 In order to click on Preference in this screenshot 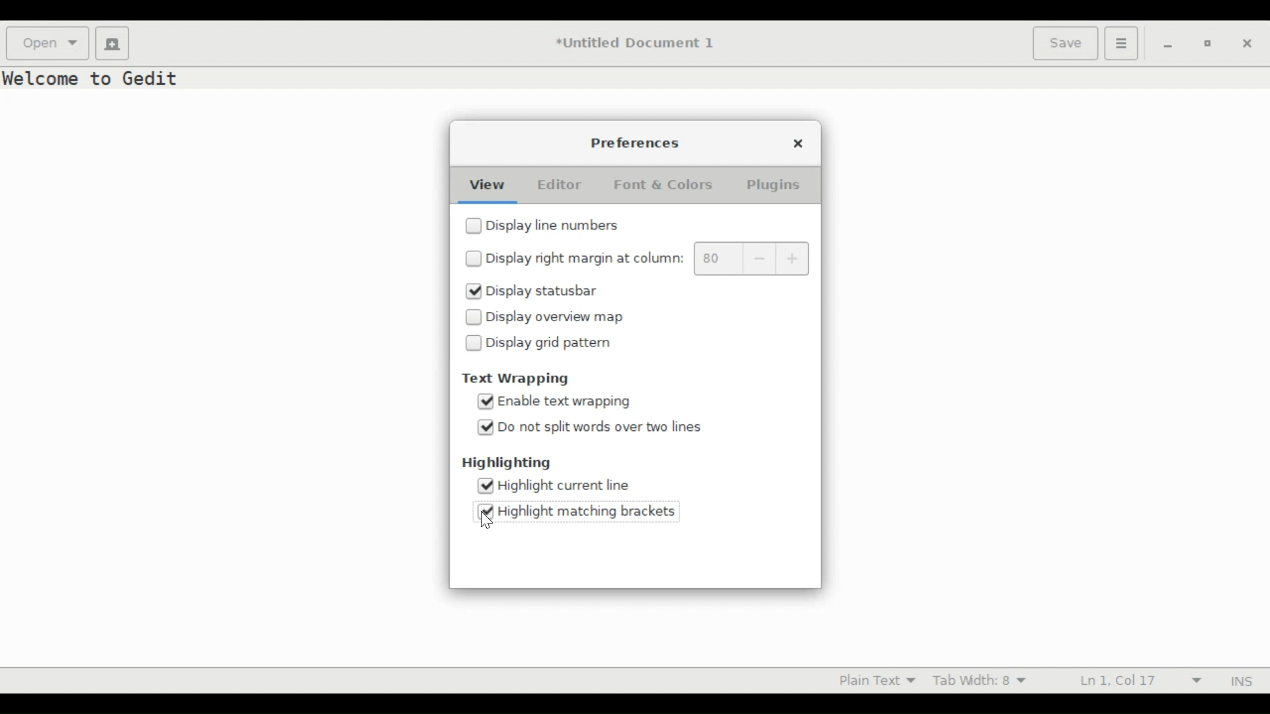, I will do `click(640, 143)`.